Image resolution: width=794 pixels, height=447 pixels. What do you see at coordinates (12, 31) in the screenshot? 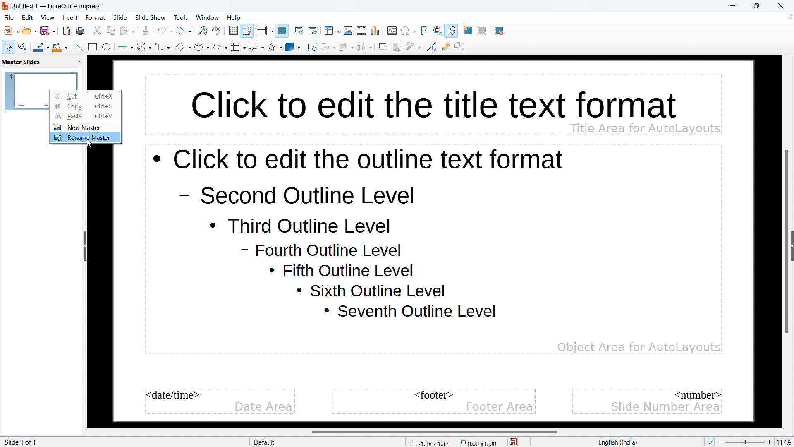
I see `new` at bounding box center [12, 31].